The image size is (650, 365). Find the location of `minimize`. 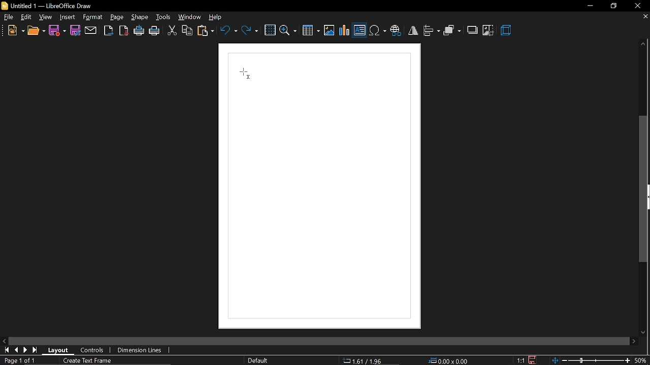

minimize is located at coordinates (589, 6).